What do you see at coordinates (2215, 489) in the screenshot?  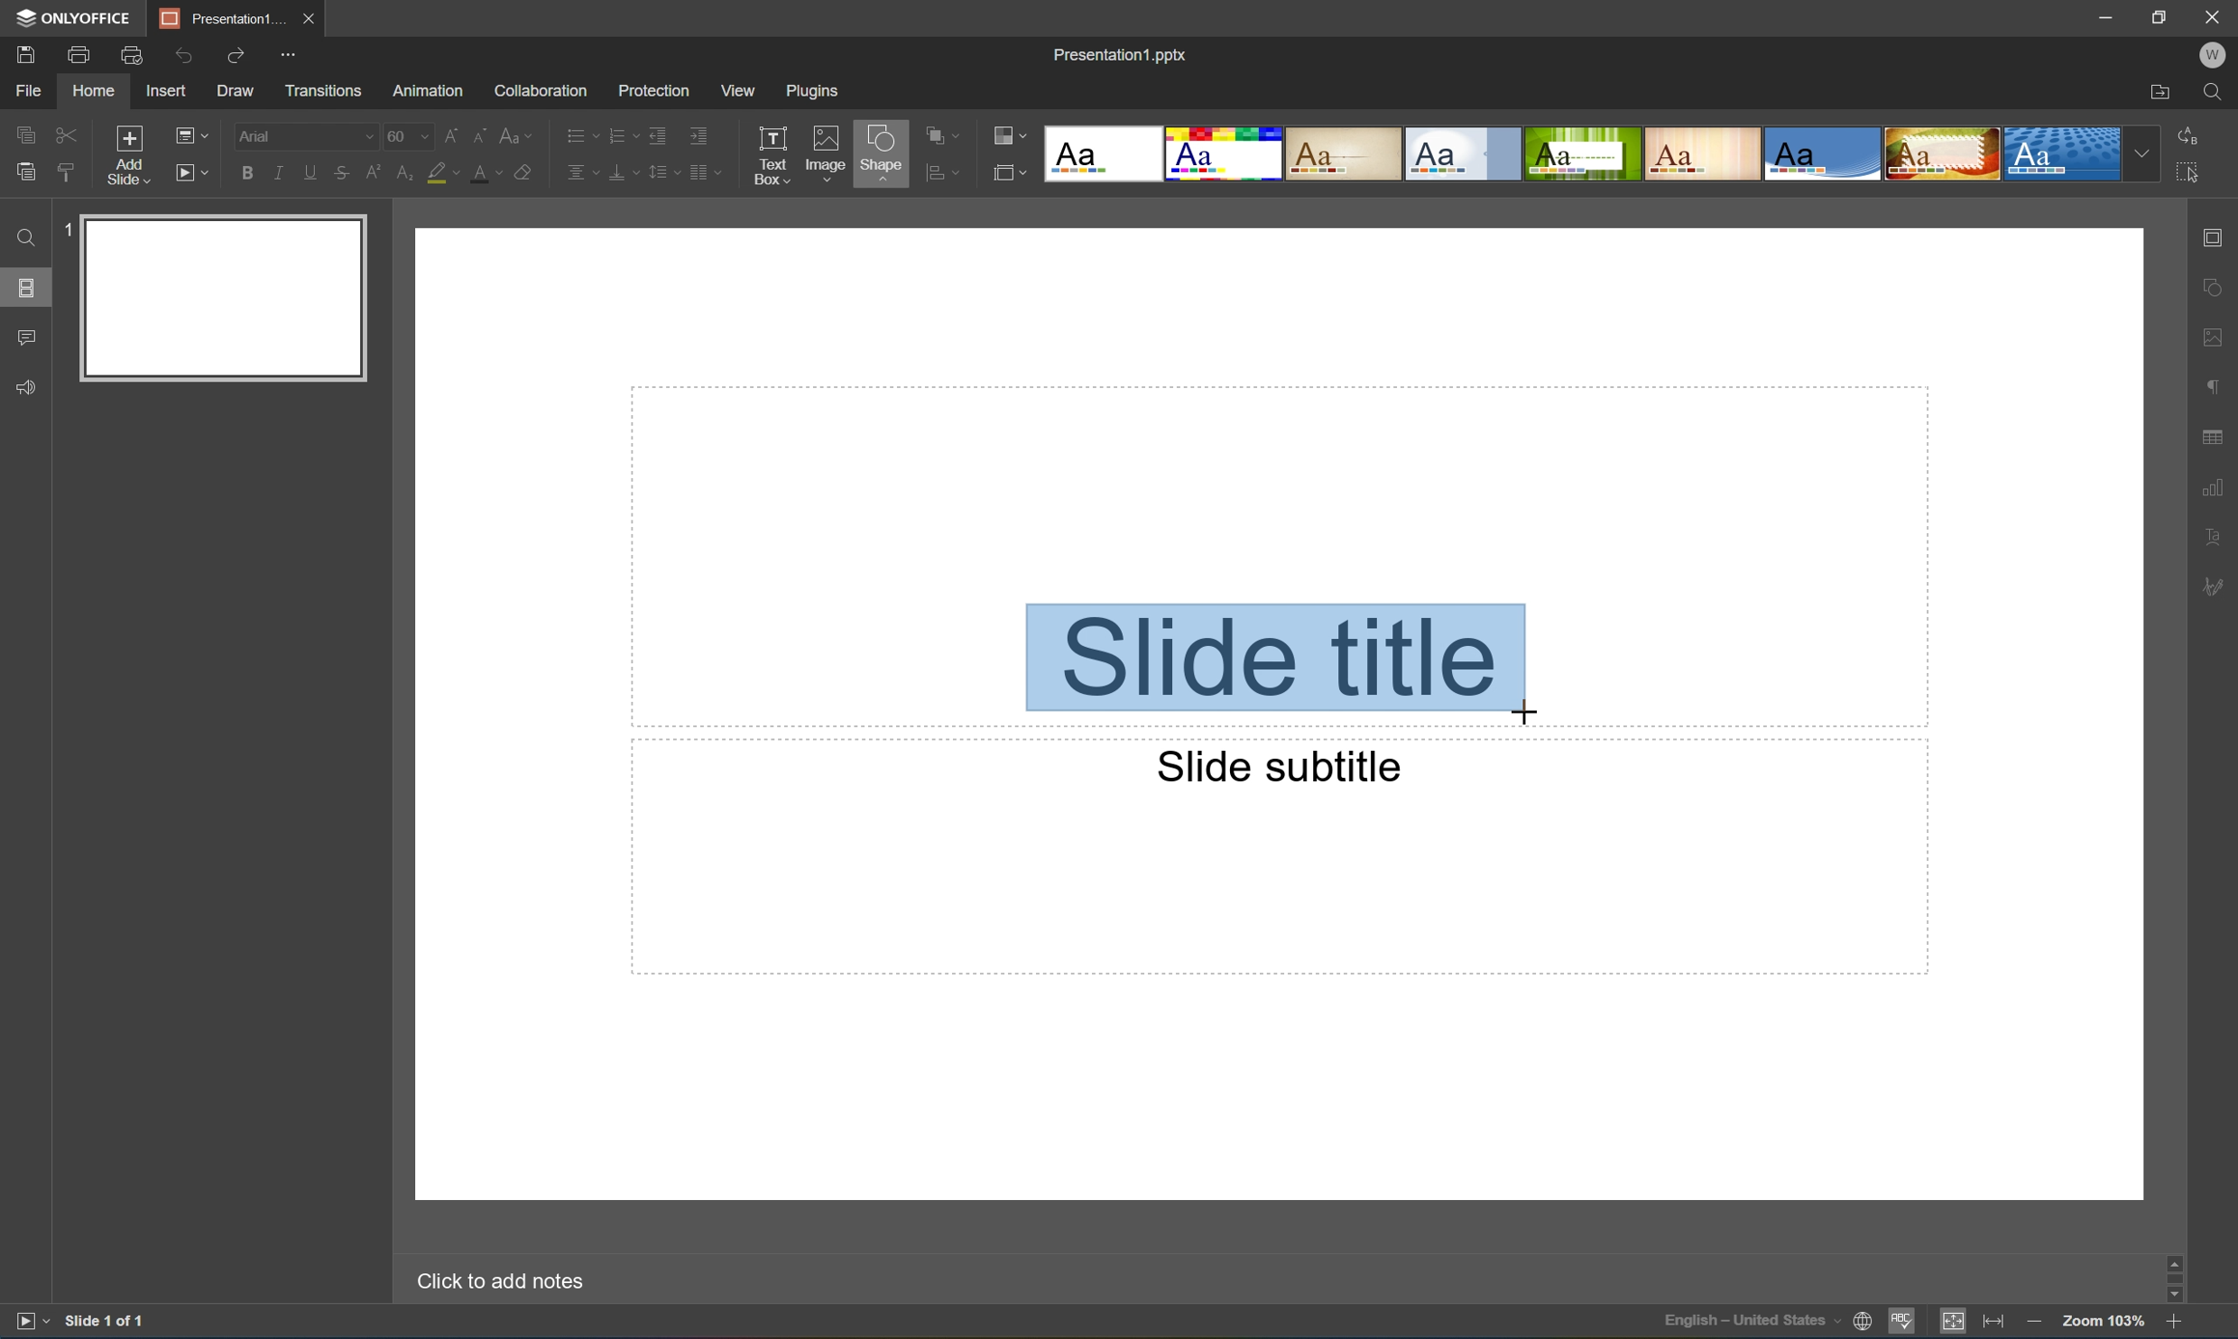 I see `chart settings` at bounding box center [2215, 489].